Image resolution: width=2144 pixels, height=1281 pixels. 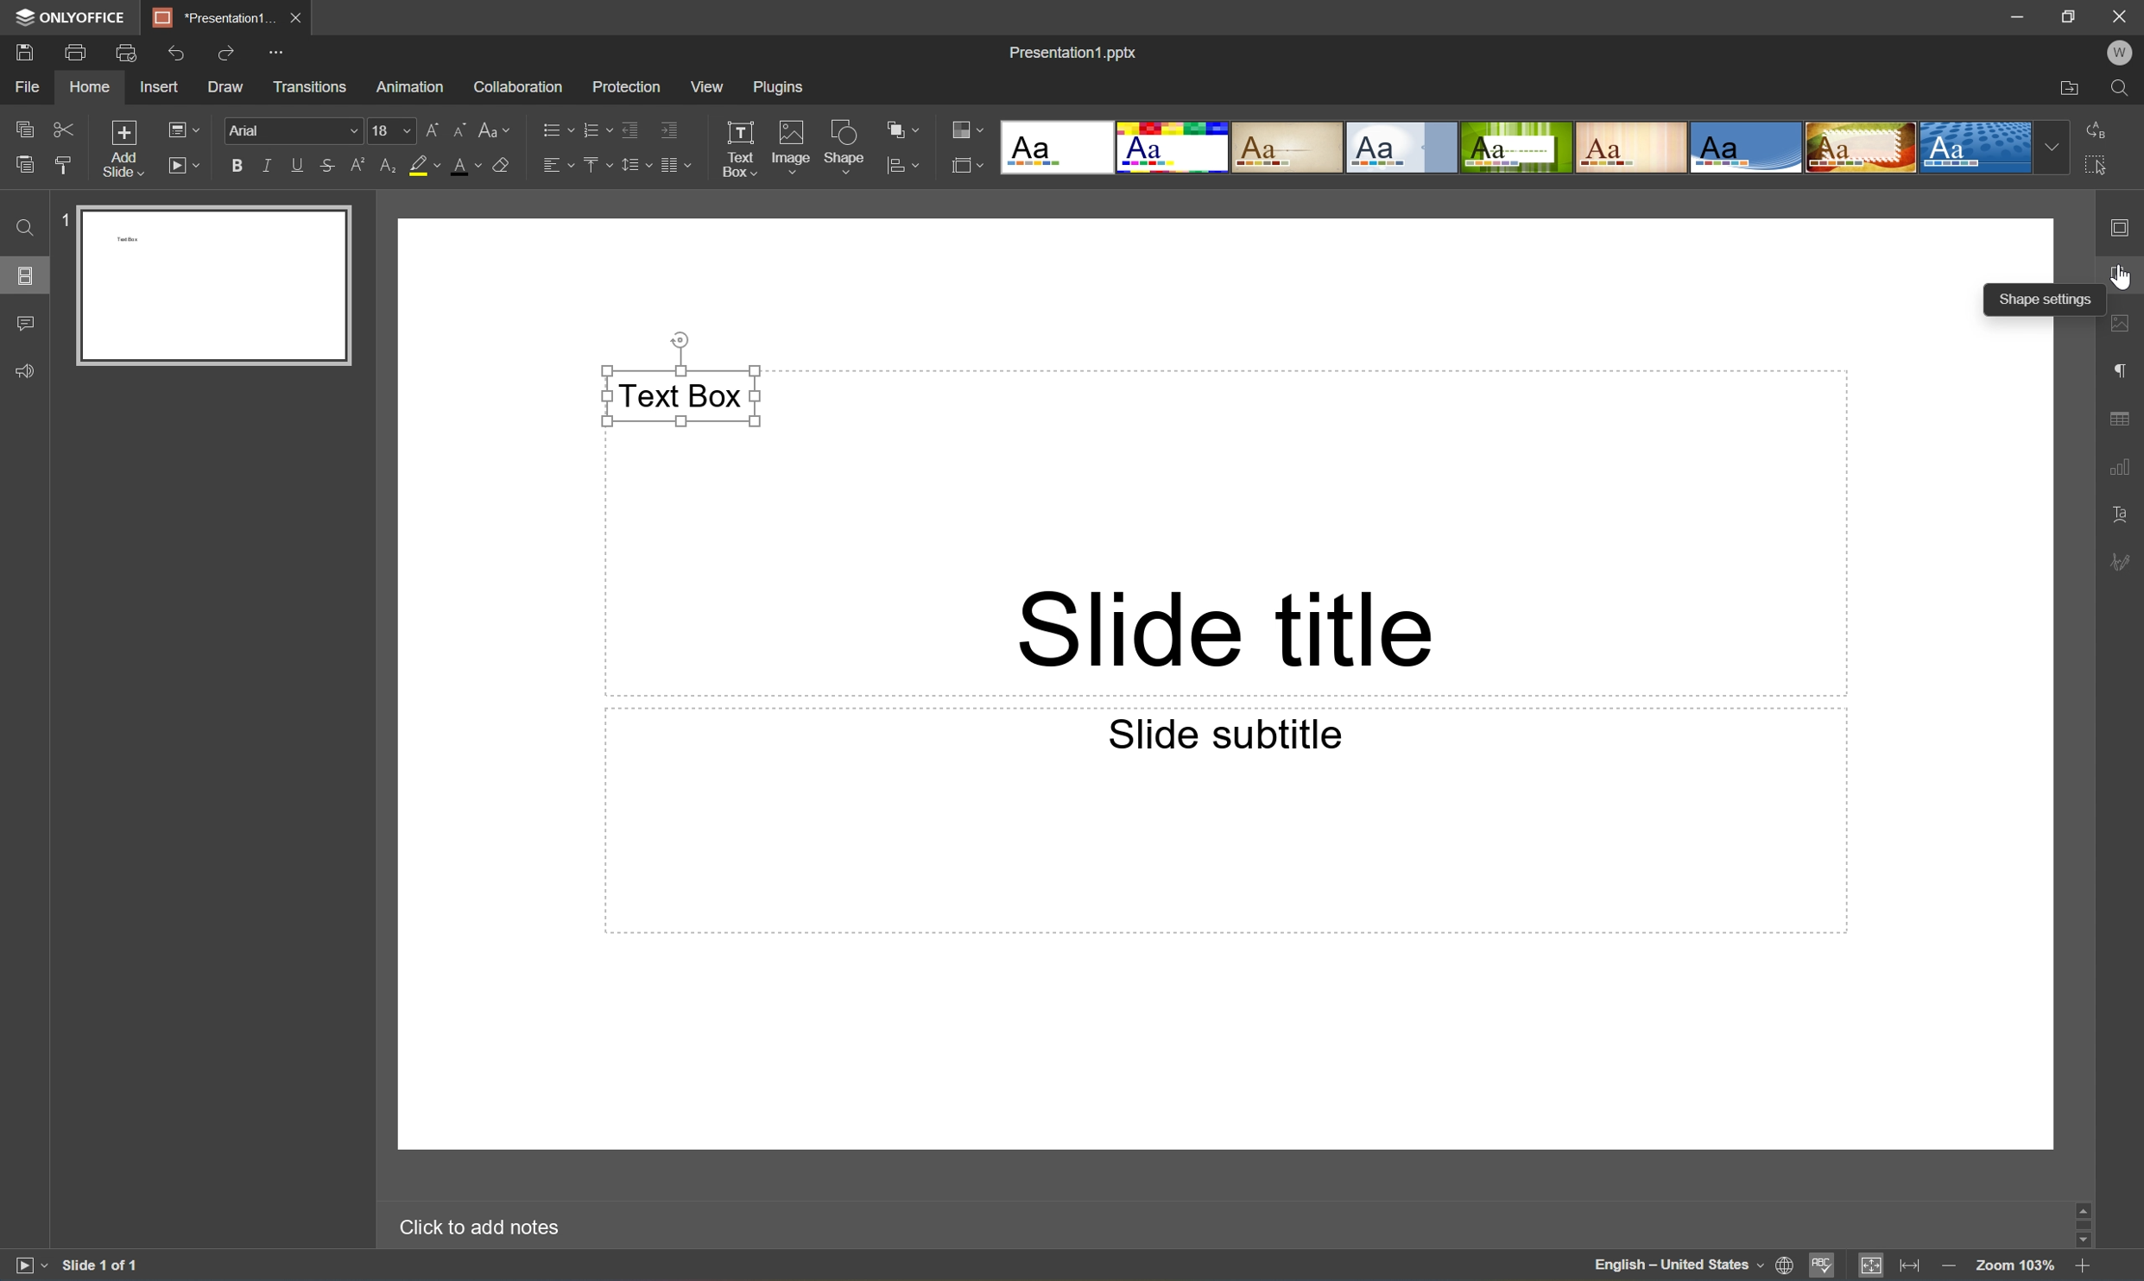 I want to click on Shape settings, so click(x=2122, y=275).